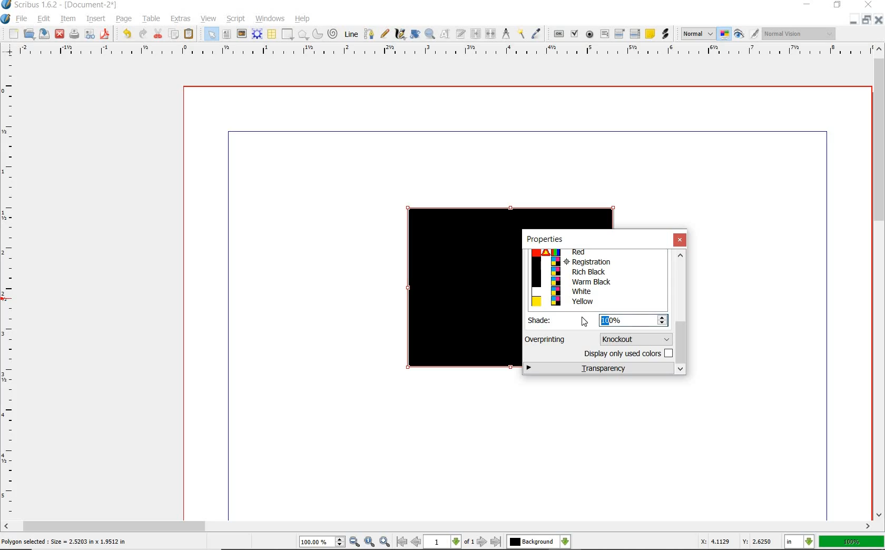 This screenshot has width=885, height=550. Describe the element at coordinates (44, 35) in the screenshot. I see `save` at that location.